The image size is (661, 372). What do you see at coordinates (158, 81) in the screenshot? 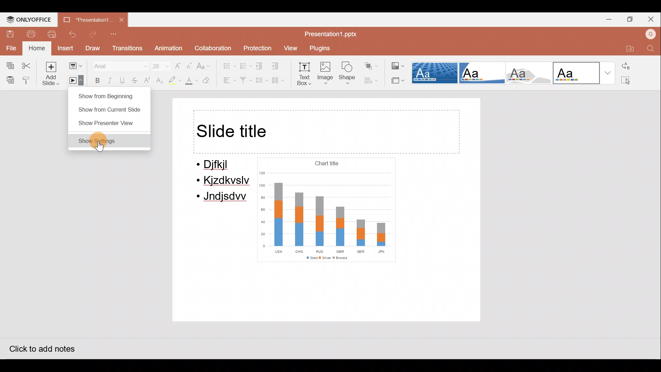
I see `Subscript` at bounding box center [158, 81].